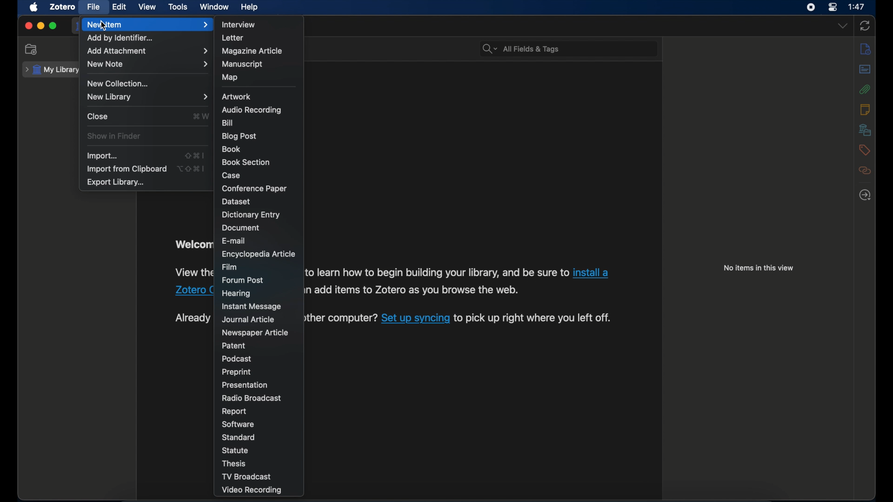  Describe the element at coordinates (238, 372) in the screenshot. I see `preprint` at that location.